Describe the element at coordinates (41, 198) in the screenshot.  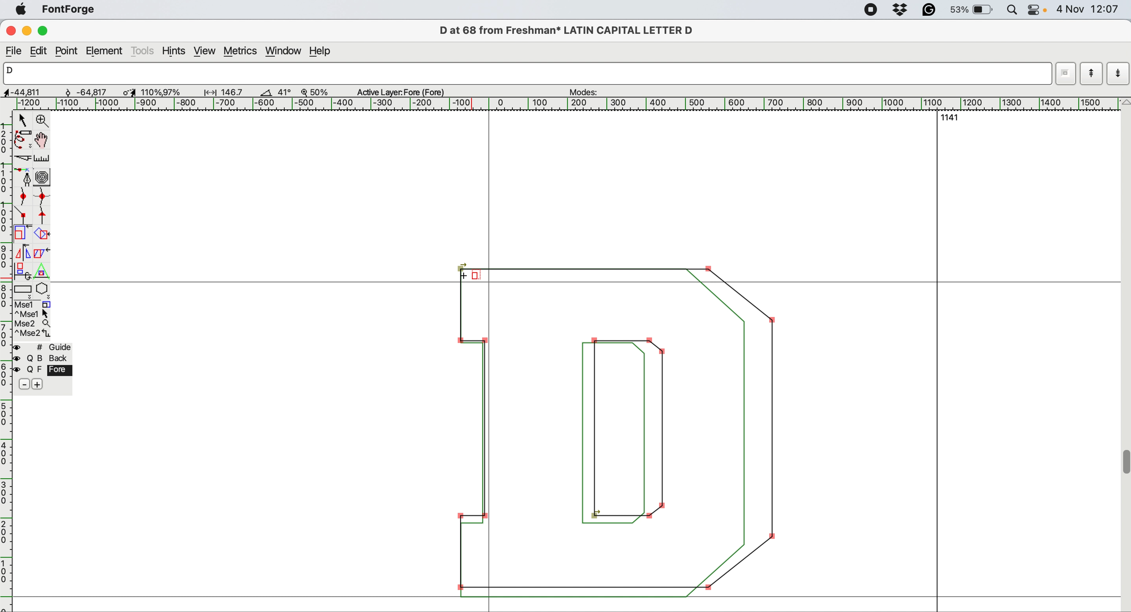
I see `add a curve point horizontally or vertically` at that location.